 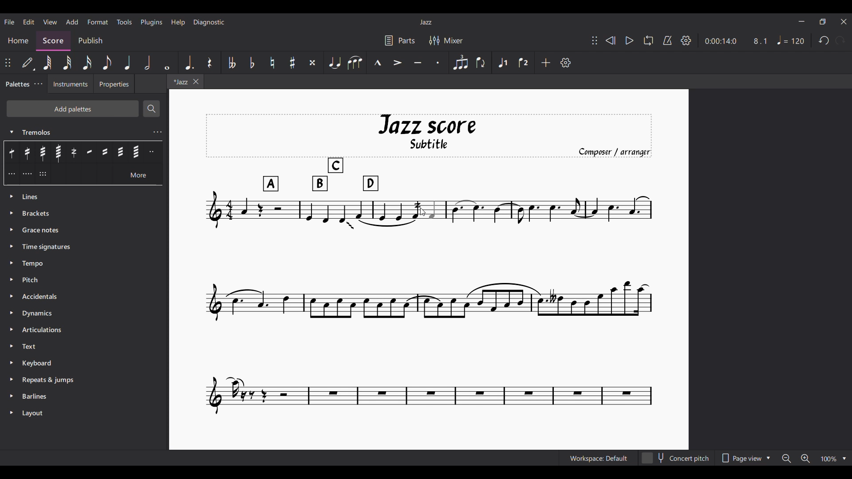 What do you see at coordinates (802, 21) in the screenshot?
I see `Minimize` at bounding box center [802, 21].